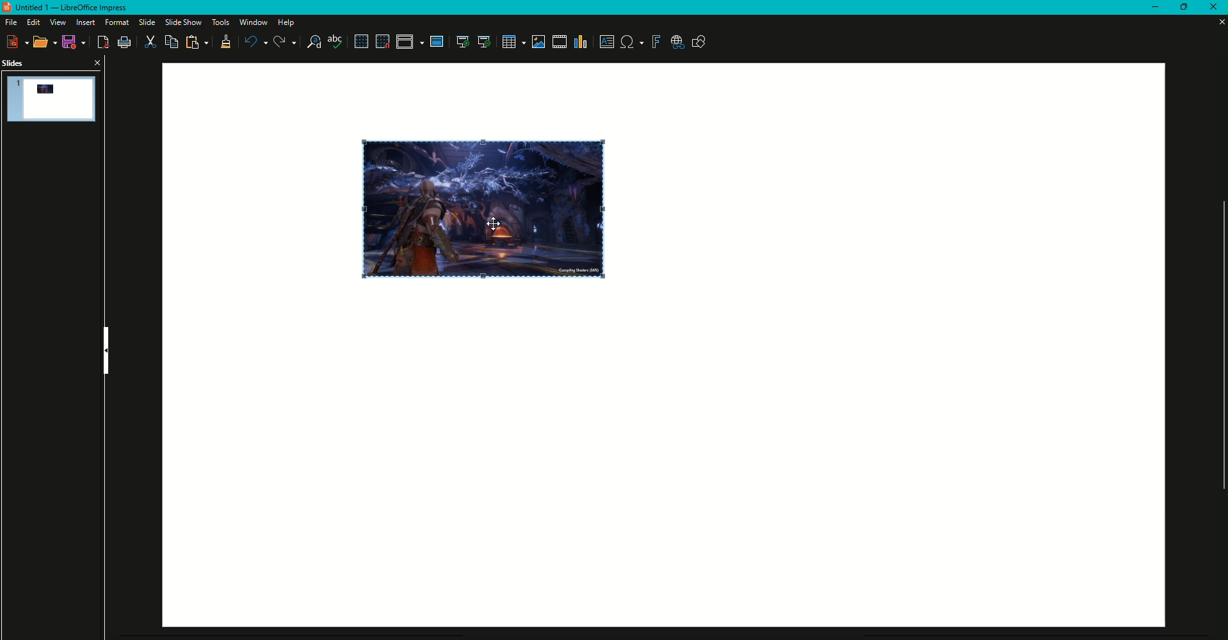  What do you see at coordinates (104, 44) in the screenshot?
I see `Export as PDF` at bounding box center [104, 44].